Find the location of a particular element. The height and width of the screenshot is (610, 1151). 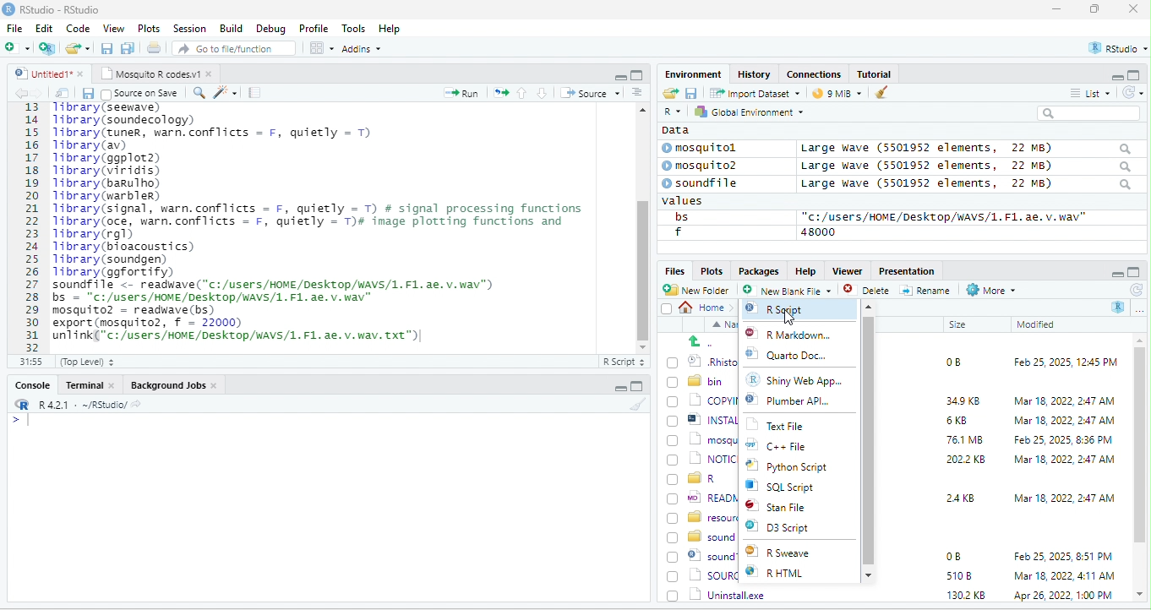

open is located at coordinates (155, 50).